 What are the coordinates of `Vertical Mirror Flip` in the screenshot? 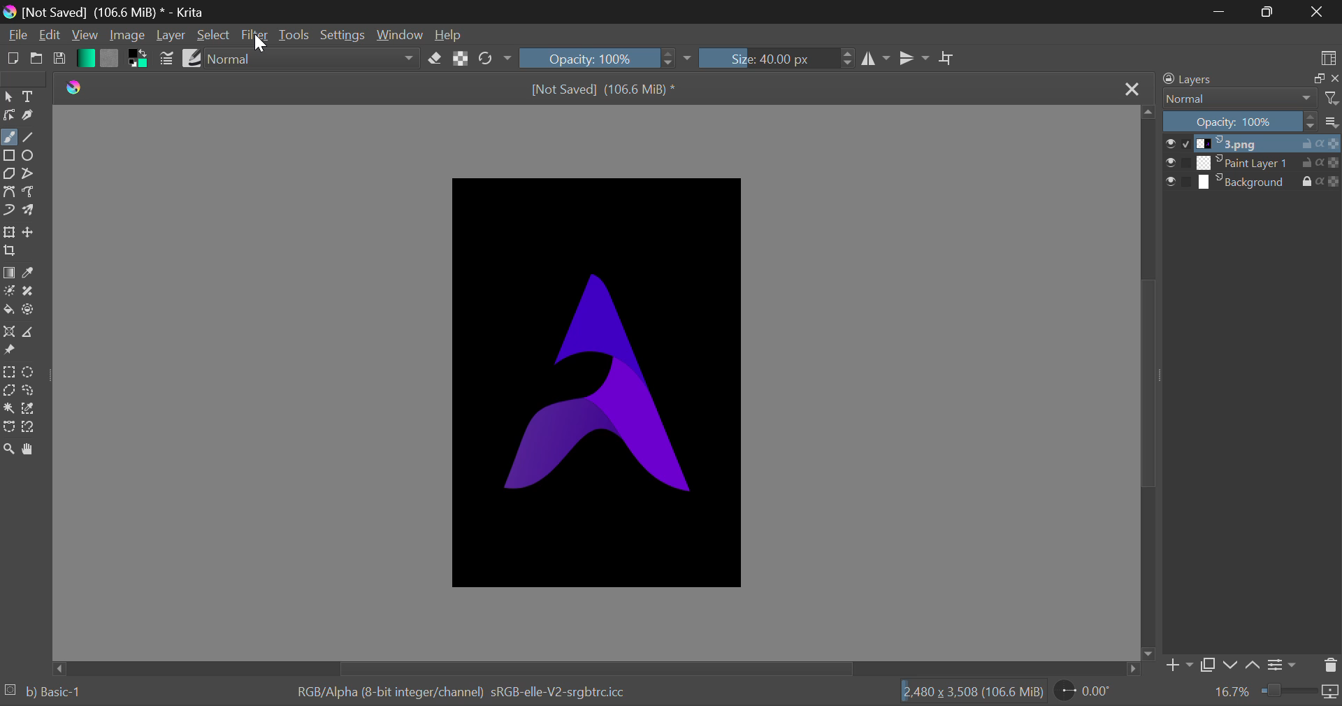 It's located at (876, 57).